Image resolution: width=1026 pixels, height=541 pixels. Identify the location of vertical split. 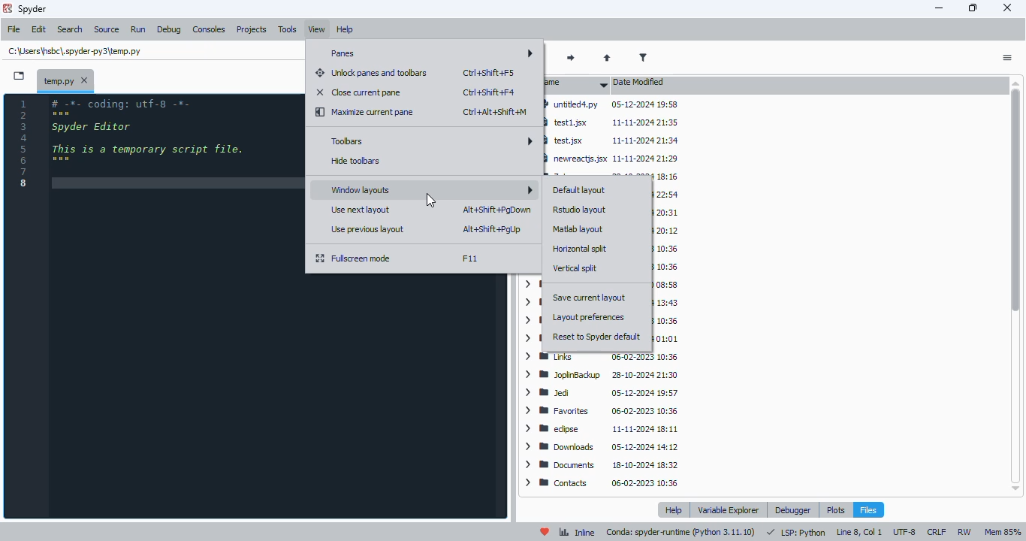
(575, 267).